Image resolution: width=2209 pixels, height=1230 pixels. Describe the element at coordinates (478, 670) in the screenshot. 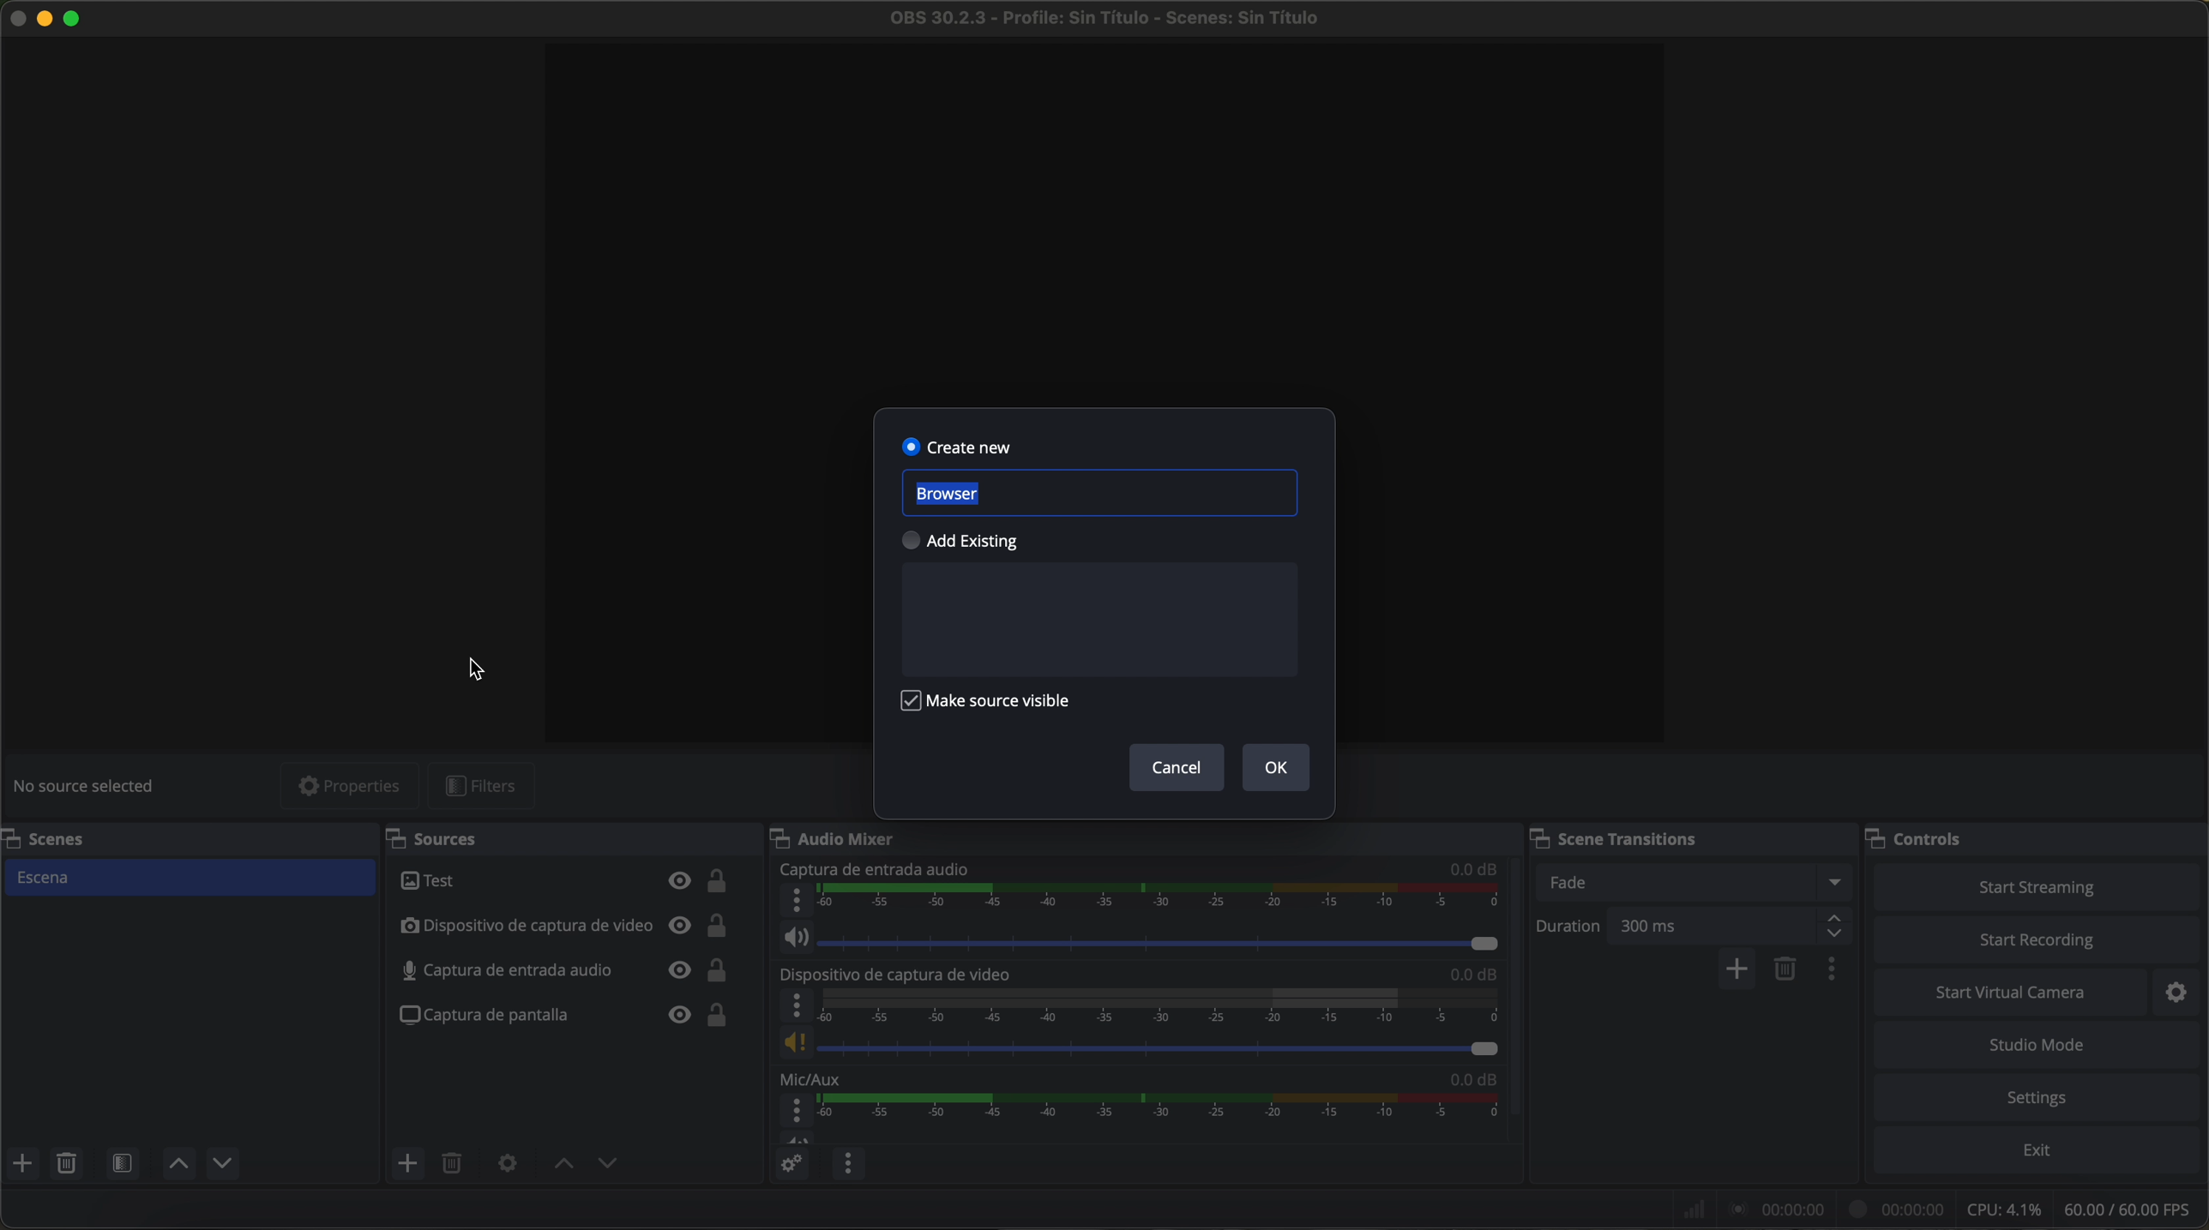

I see `mouse` at that location.